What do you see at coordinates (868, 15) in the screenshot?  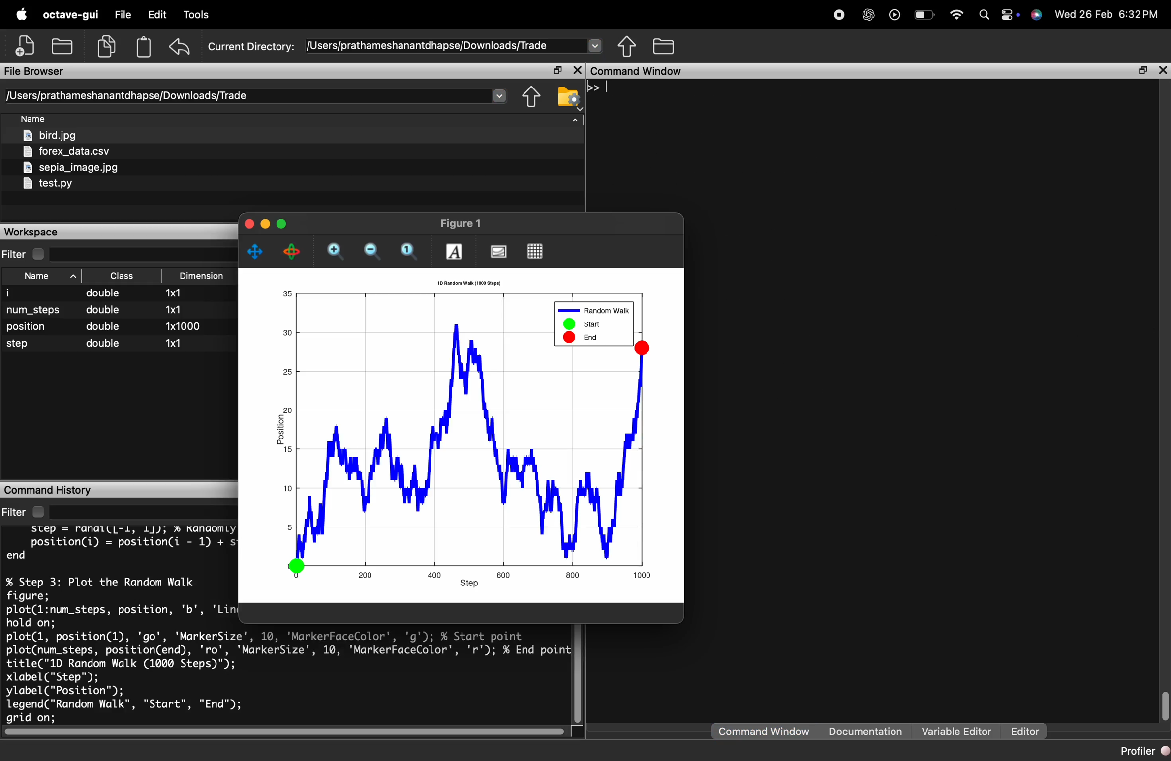 I see `chatgpt` at bounding box center [868, 15].